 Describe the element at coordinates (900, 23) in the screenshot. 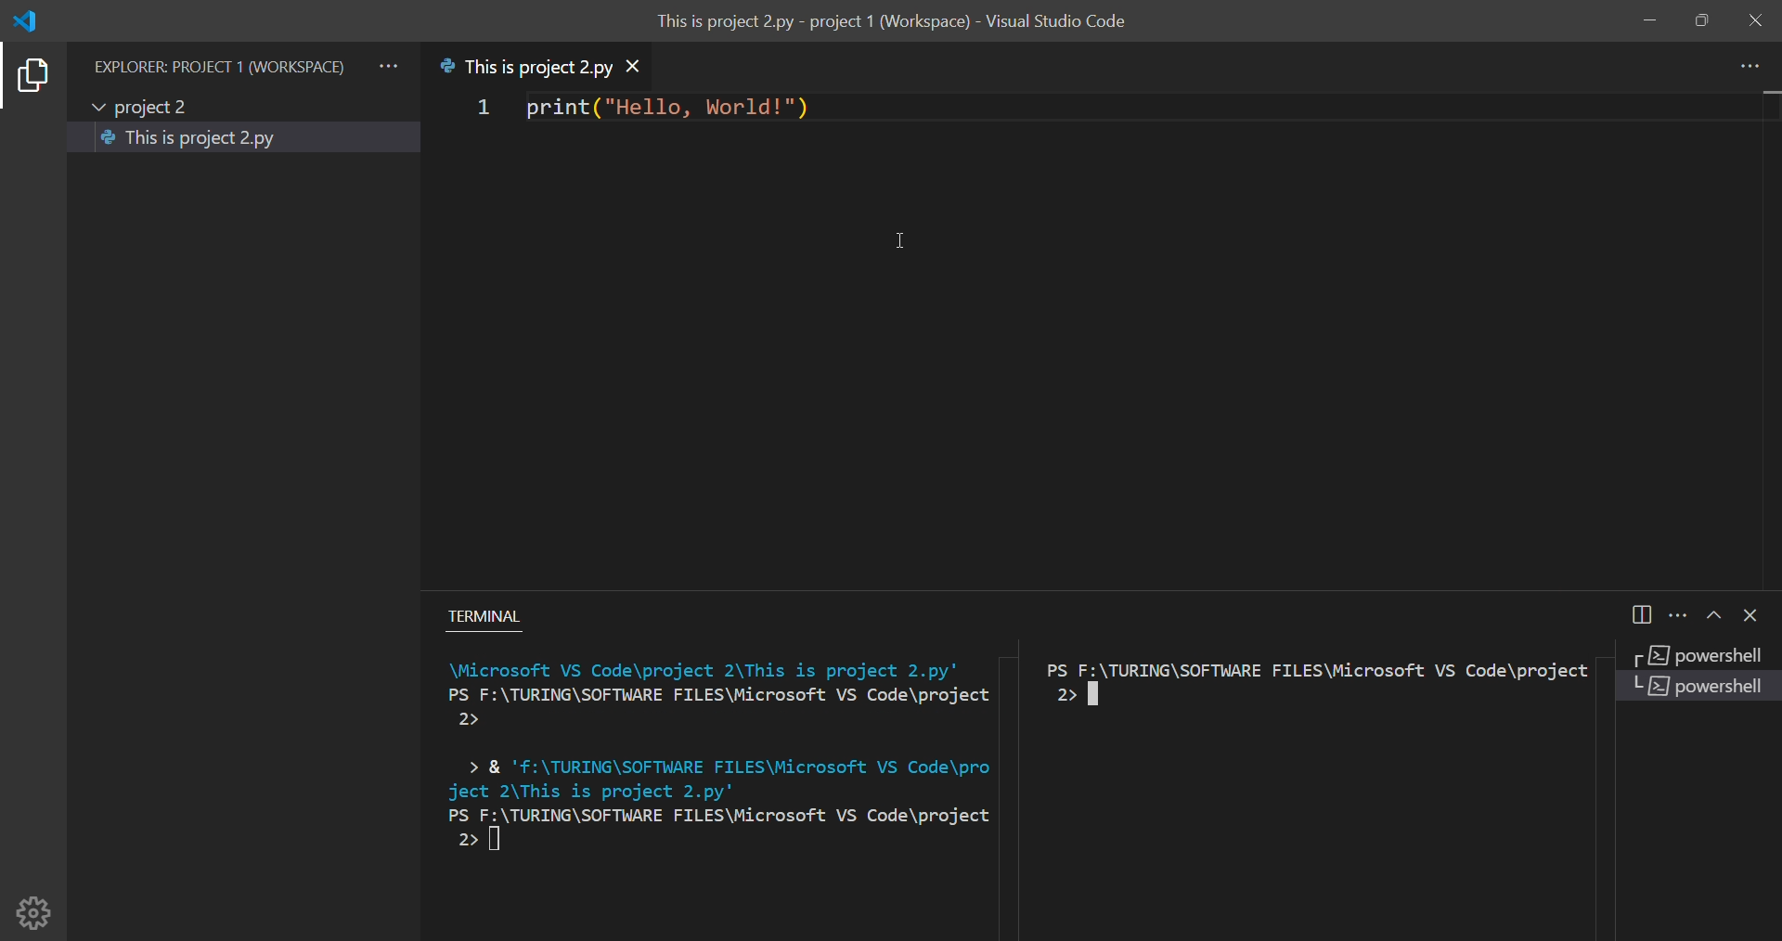

I see `This is project 2.py - project 1 (Workspace) - Visual Studio Code` at that location.